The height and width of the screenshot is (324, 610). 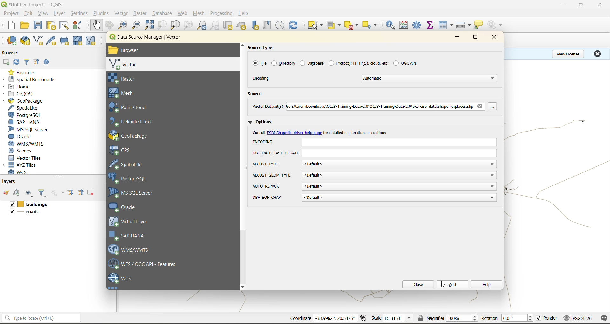 What do you see at coordinates (457, 37) in the screenshot?
I see `minimize` at bounding box center [457, 37].